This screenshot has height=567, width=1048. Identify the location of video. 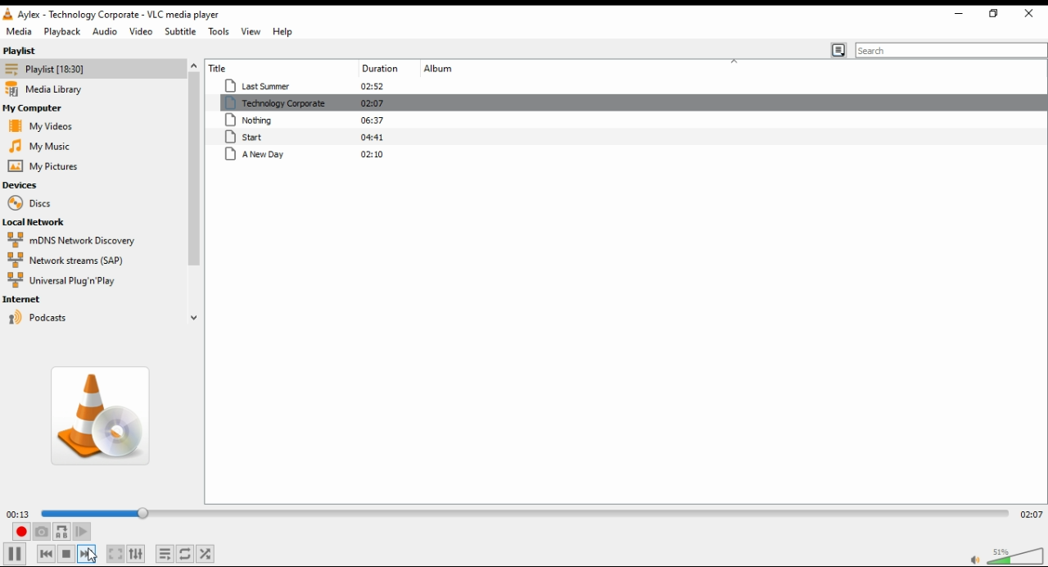
(144, 34).